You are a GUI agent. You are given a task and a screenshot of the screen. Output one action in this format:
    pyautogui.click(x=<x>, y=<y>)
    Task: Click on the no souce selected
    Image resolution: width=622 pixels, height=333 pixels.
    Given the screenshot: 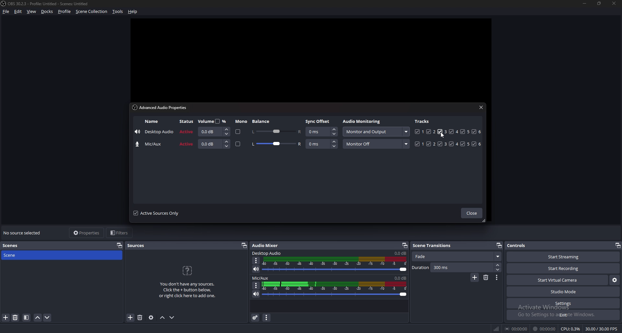 What is the action you would take?
    pyautogui.click(x=24, y=233)
    